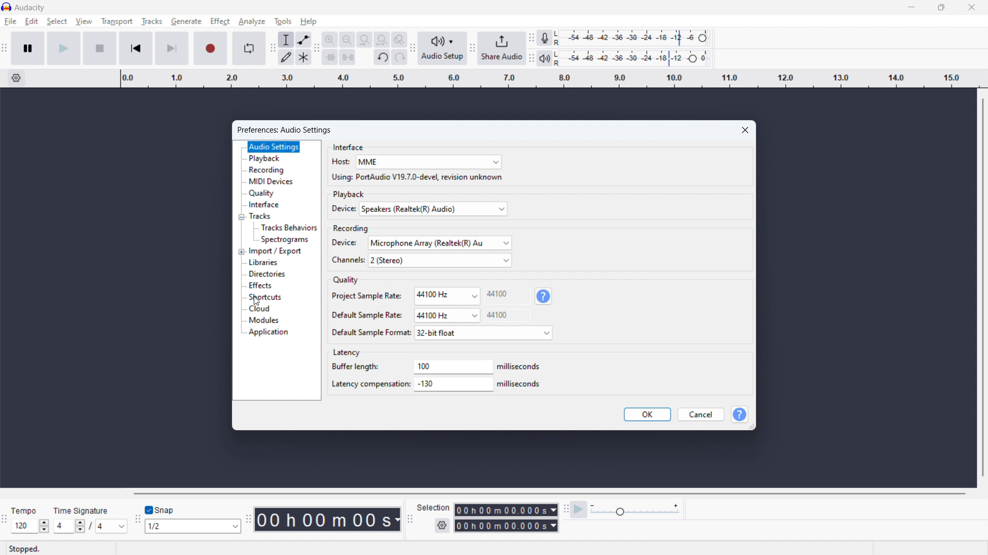  What do you see at coordinates (413, 48) in the screenshot?
I see `Enables movement of audio setup toolbar` at bounding box center [413, 48].